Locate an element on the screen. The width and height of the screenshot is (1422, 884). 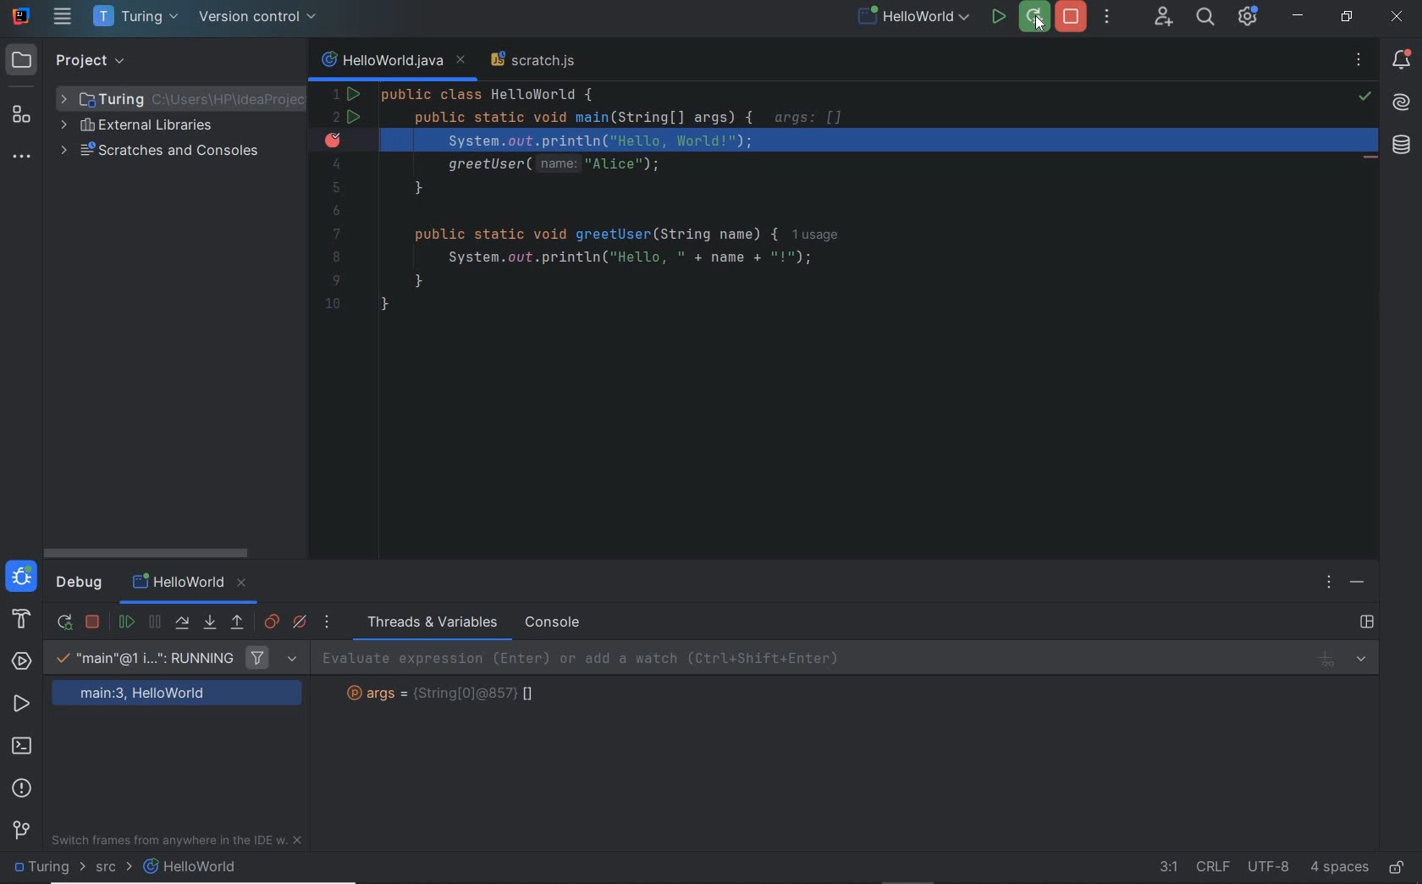
show all frames is located at coordinates (258, 658).